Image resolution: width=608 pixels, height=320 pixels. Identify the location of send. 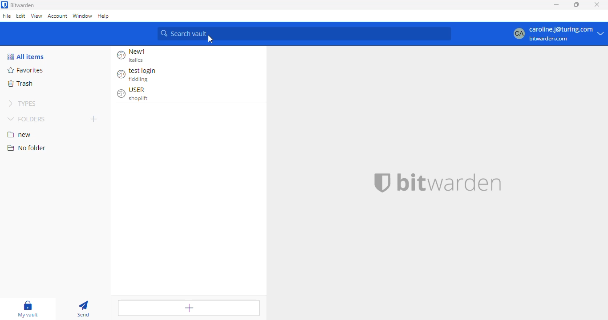
(84, 309).